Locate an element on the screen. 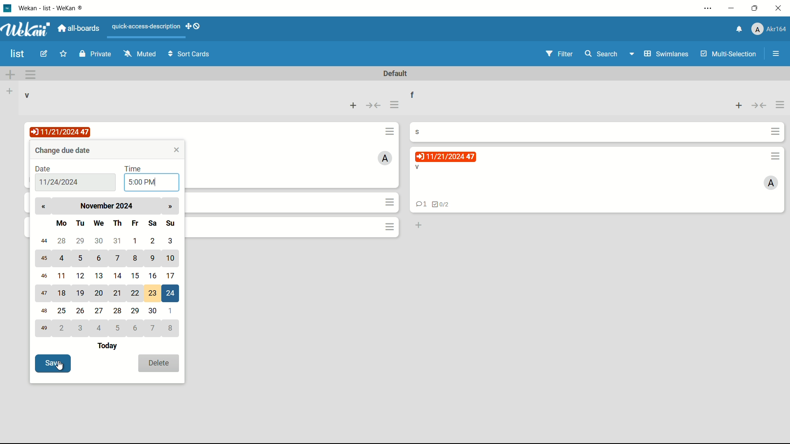 This screenshot has width=790, height=444. 17 is located at coordinates (174, 276).